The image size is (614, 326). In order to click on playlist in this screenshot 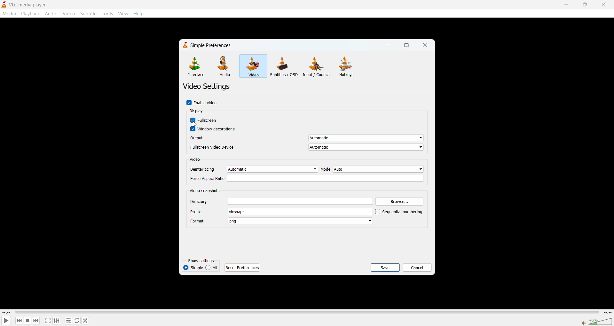, I will do `click(69, 321)`.